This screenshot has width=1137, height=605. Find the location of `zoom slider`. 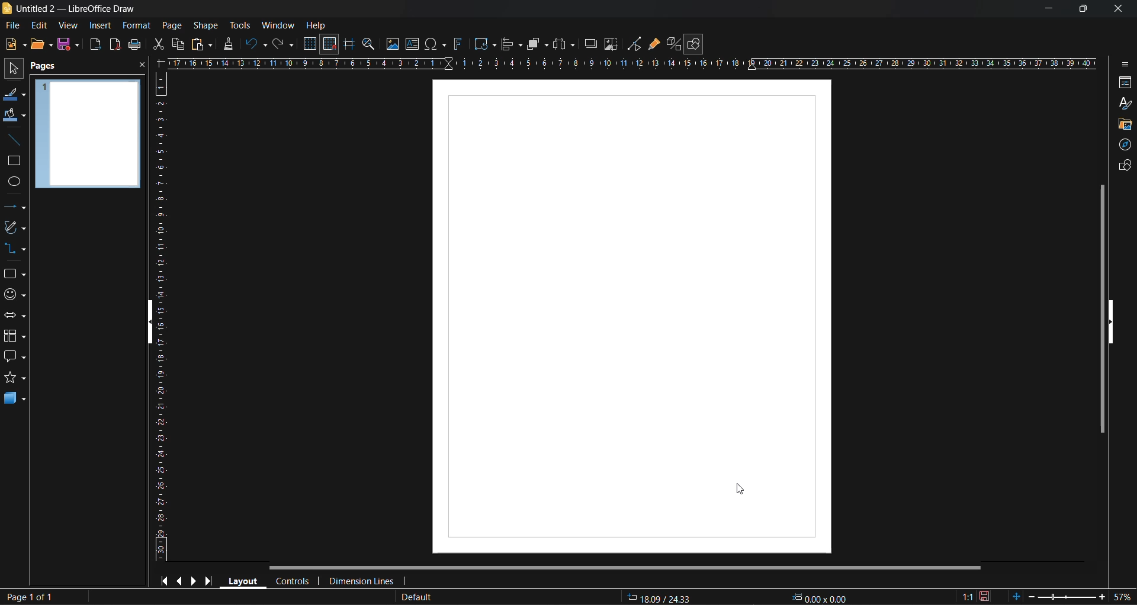

zoom slider is located at coordinates (1061, 598).